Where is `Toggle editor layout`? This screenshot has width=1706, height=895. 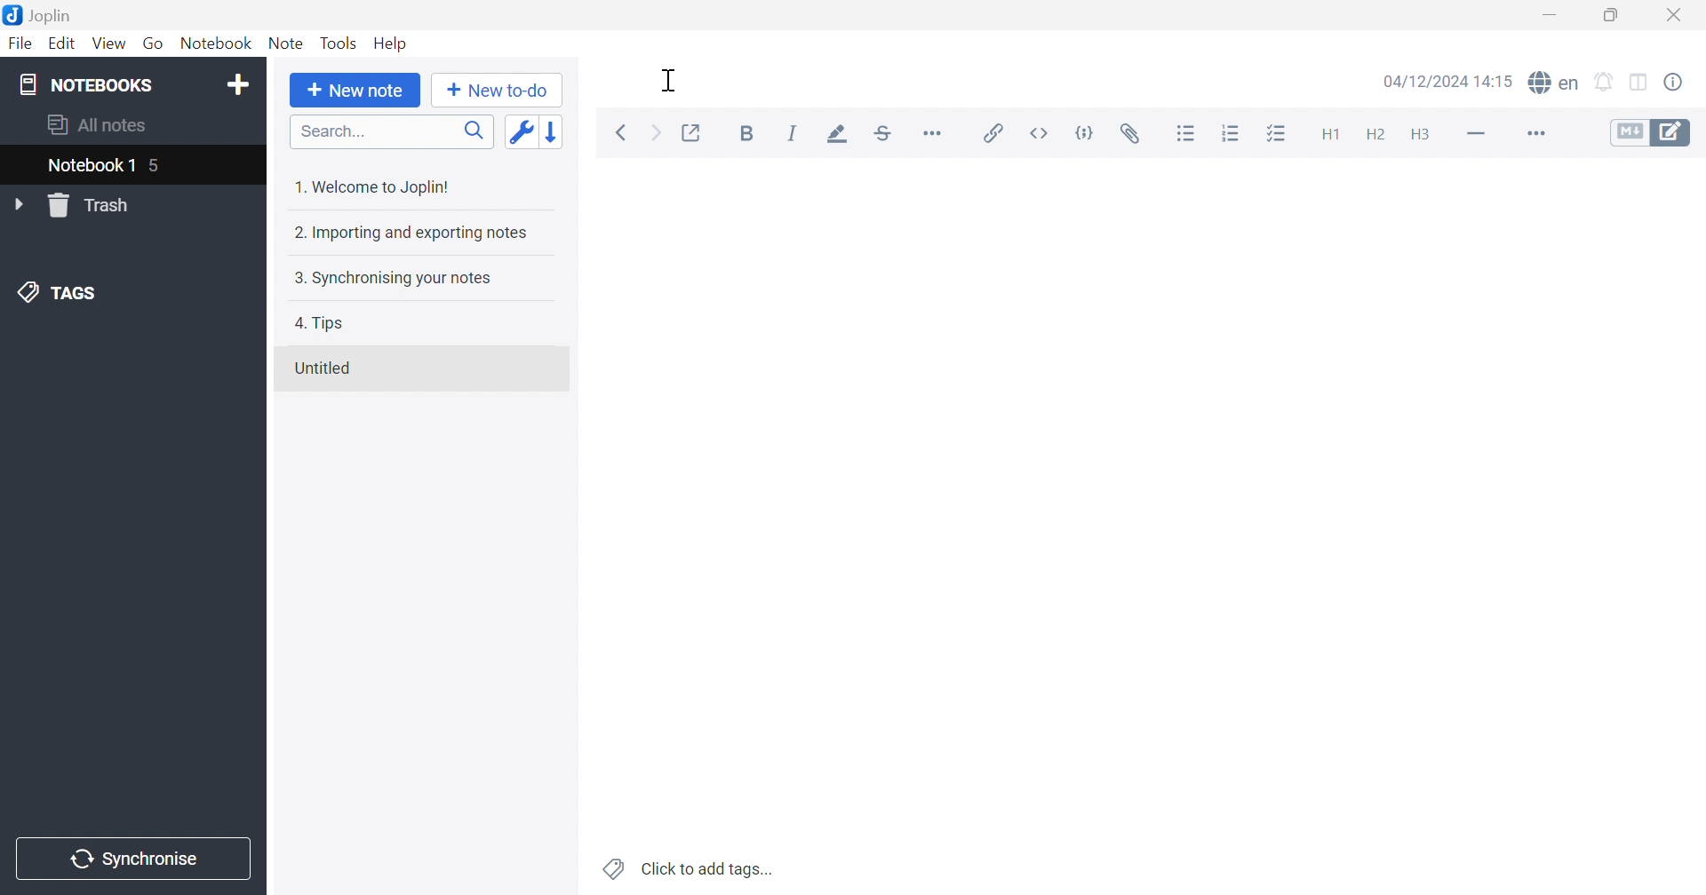 Toggle editor layout is located at coordinates (1641, 83).